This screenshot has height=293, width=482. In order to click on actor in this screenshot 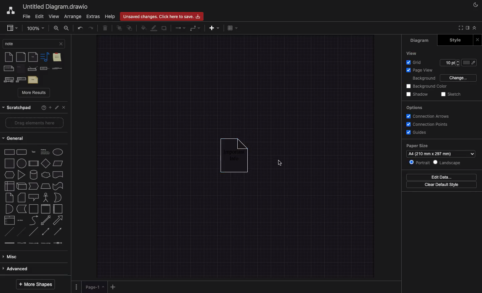, I will do `click(46, 197)`.